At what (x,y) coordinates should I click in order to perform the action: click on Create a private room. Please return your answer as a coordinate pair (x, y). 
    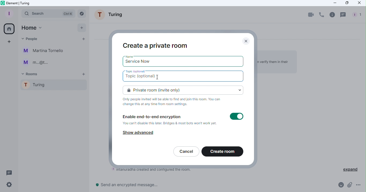
    Looking at the image, I should click on (156, 45).